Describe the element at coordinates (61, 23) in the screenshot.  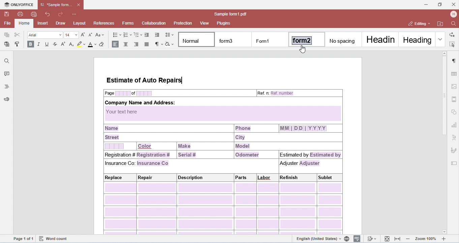
I see `draw` at that location.